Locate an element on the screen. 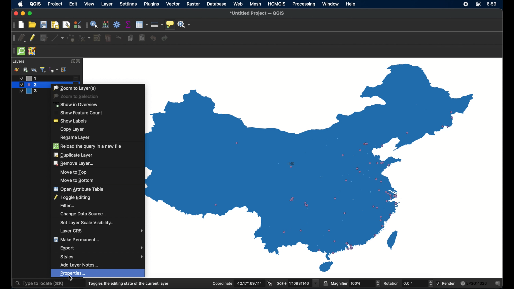 This screenshot has width=514, height=289. move to top is located at coordinates (73, 173).